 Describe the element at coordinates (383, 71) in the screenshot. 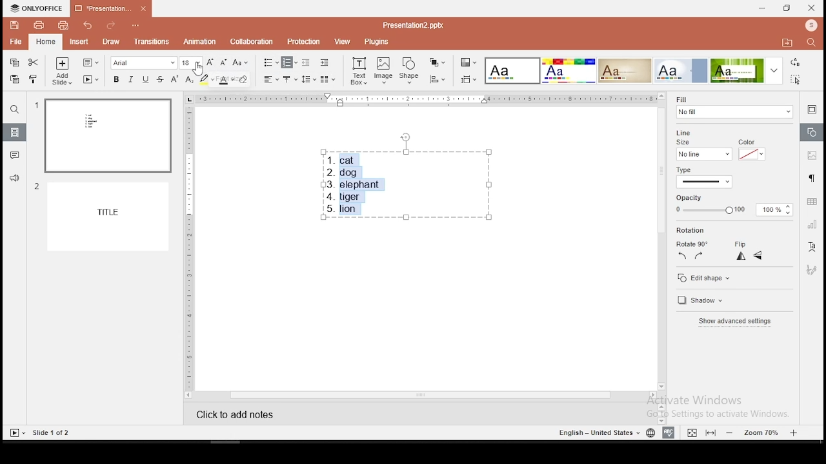

I see `image` at that location.